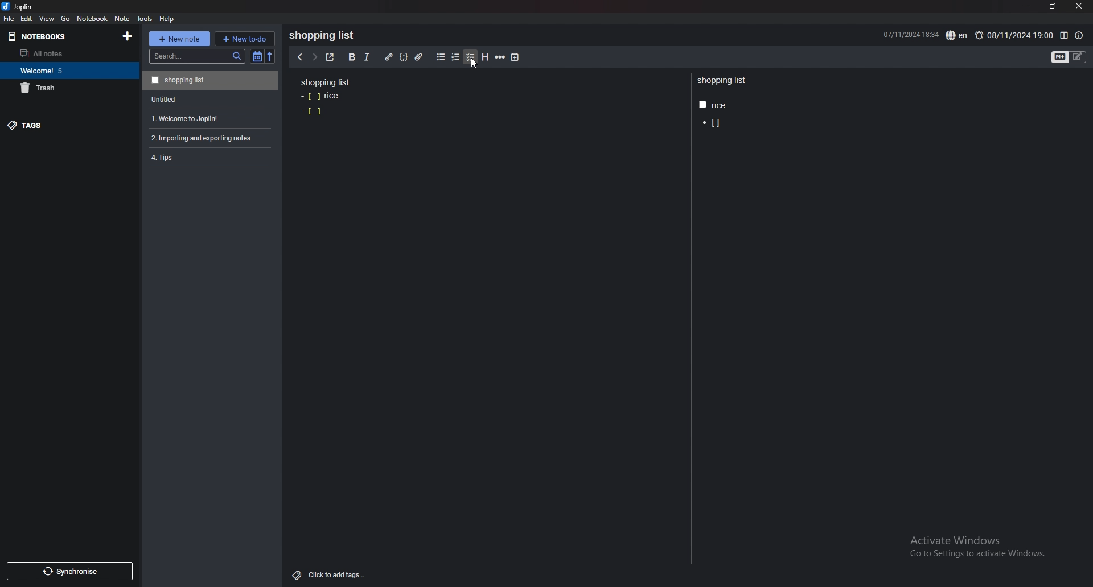 Image resolution: width=1093 pixels, height=587 pixels. I want to click on numbered list, so click(456, 57).